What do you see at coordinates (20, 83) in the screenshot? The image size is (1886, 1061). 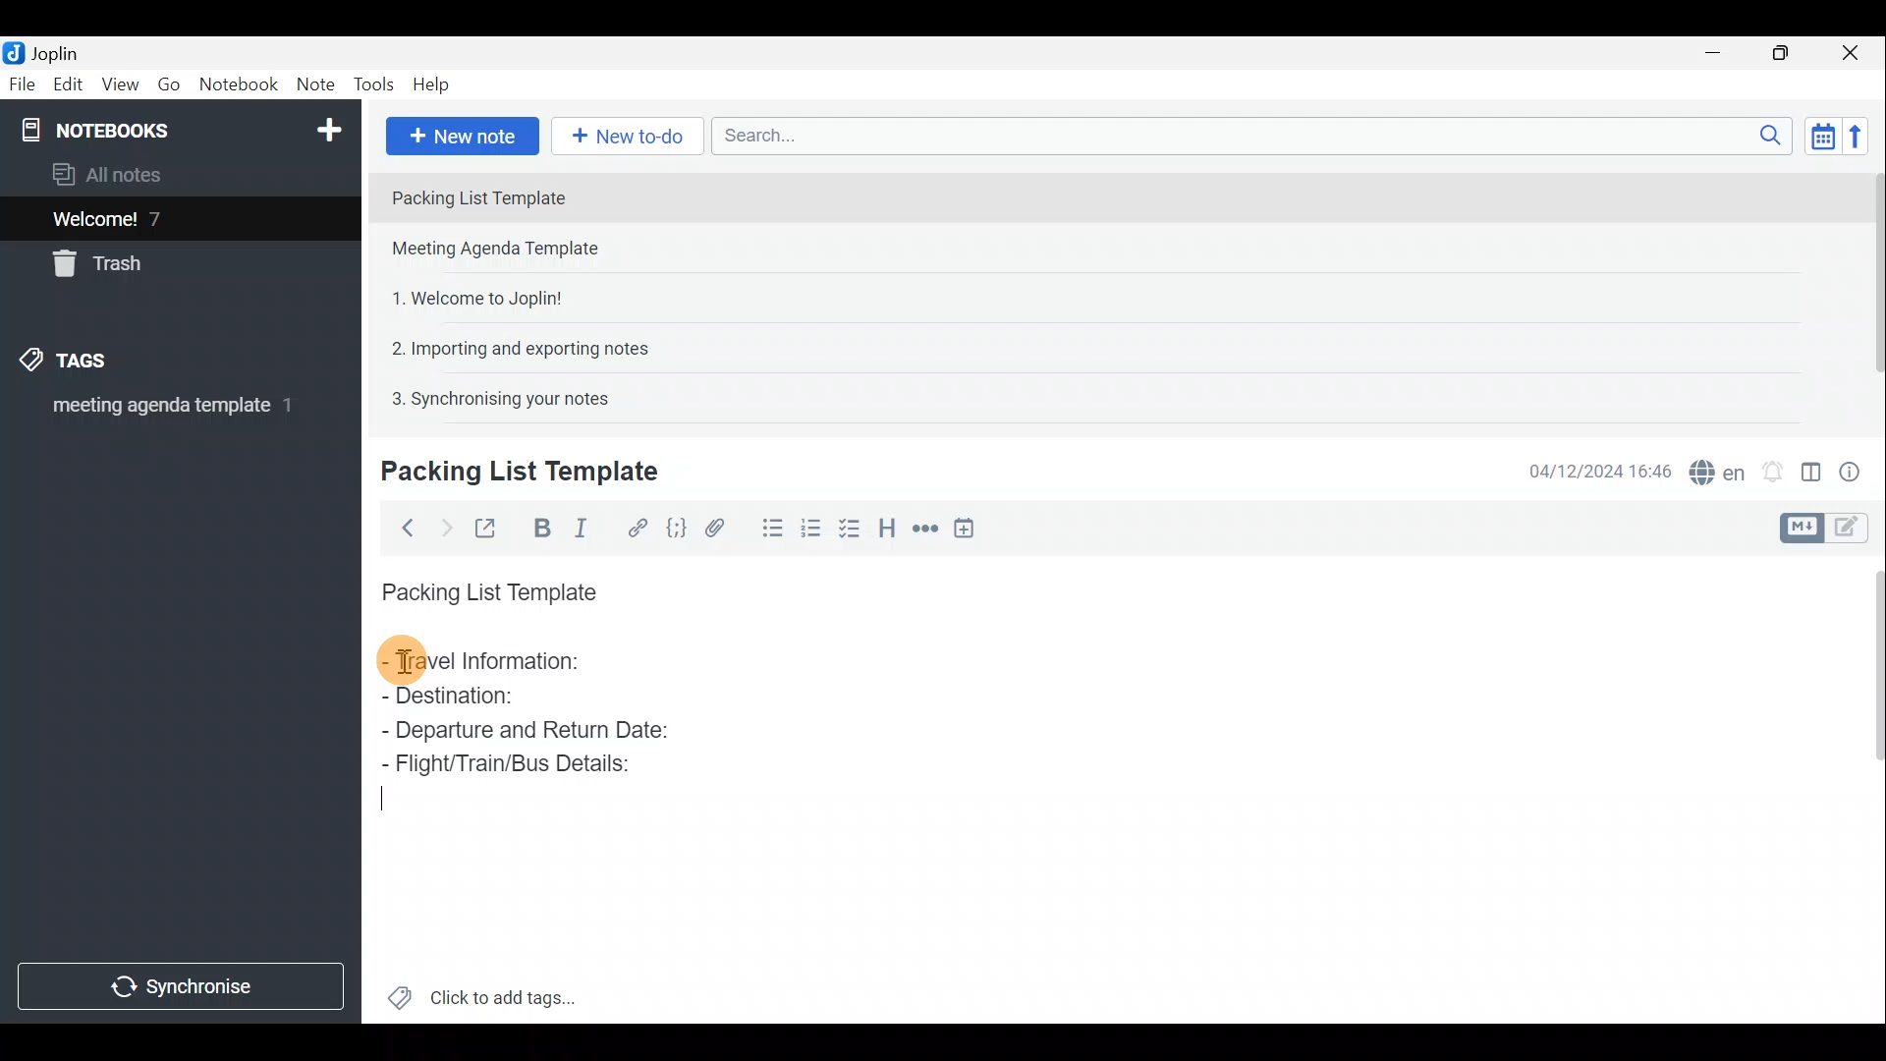 I see `File` at bounding box center [20, 83].